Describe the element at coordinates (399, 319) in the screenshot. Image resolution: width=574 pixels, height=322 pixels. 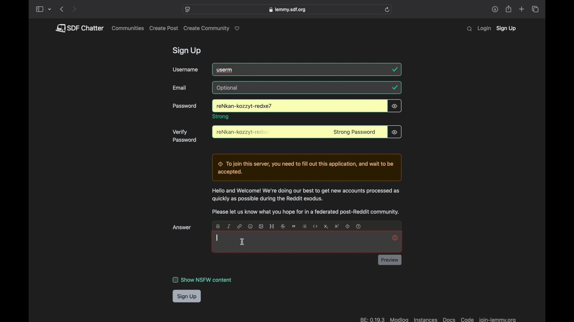
I see `modlog` at that location.